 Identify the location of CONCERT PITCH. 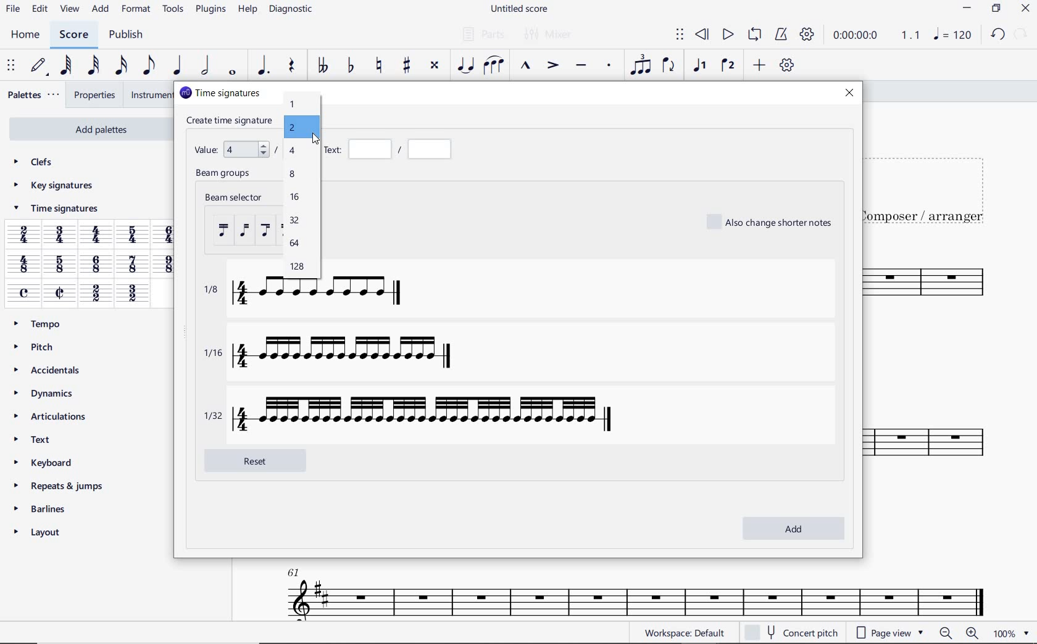
(791, 631).